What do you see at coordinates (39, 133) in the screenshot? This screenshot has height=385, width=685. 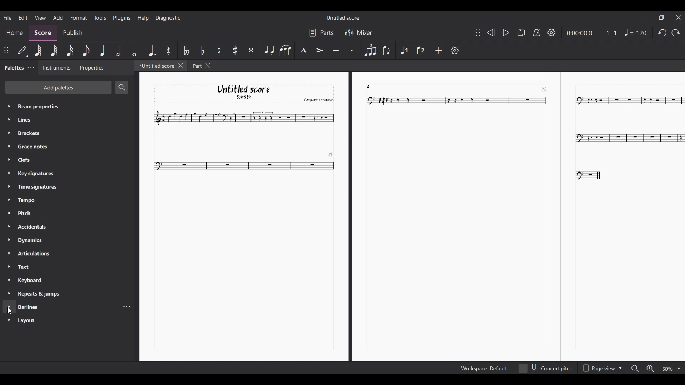 I see `Palette settings` at bounding box center [39, 133].